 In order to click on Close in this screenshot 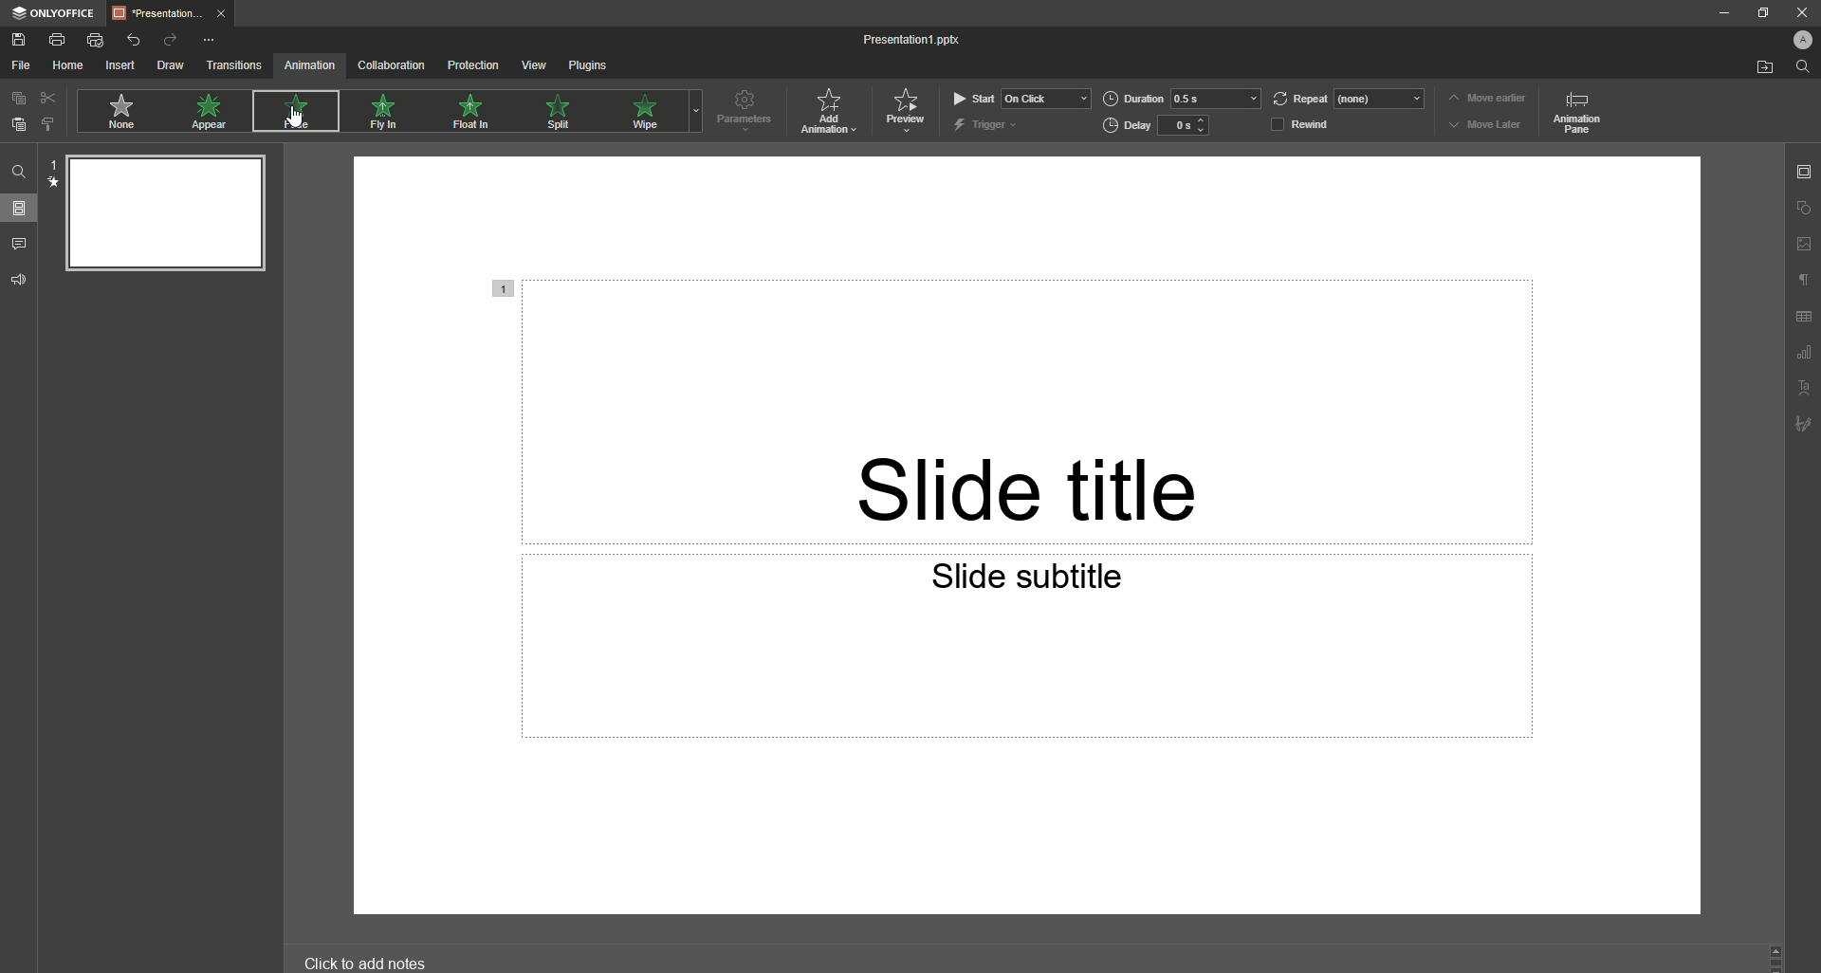, I will do `click(1799, 12)`.